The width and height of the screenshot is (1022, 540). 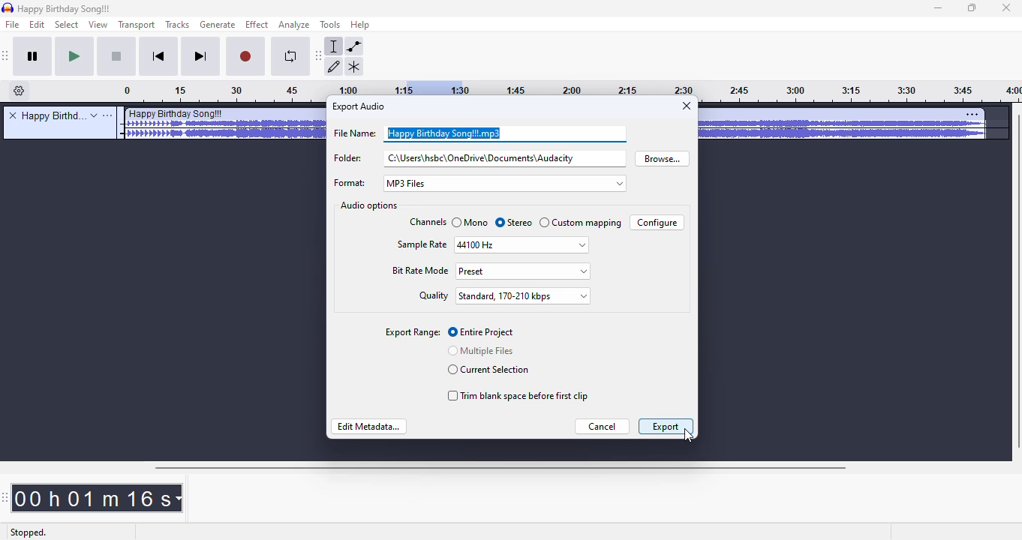 I want to click on export, so click(x=667, y=426).